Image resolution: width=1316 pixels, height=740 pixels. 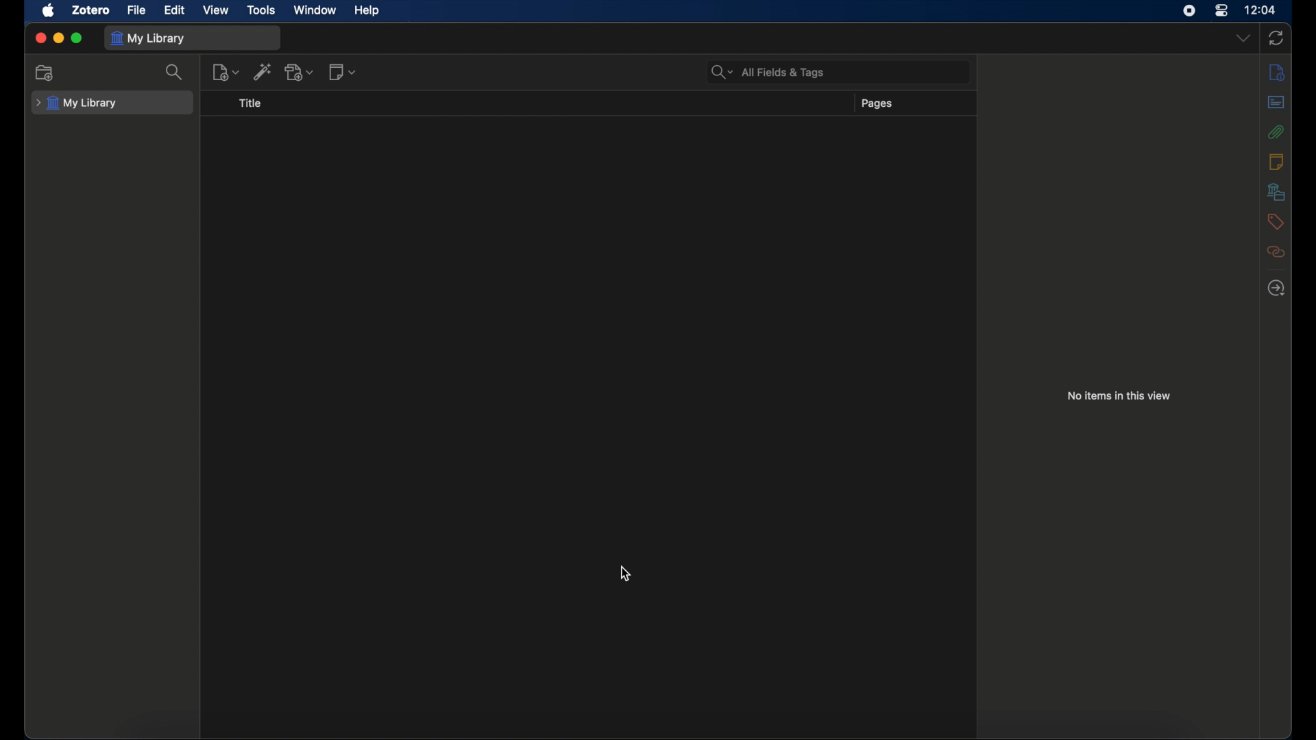 I want to click on search bar, so click(x=768, y=71).